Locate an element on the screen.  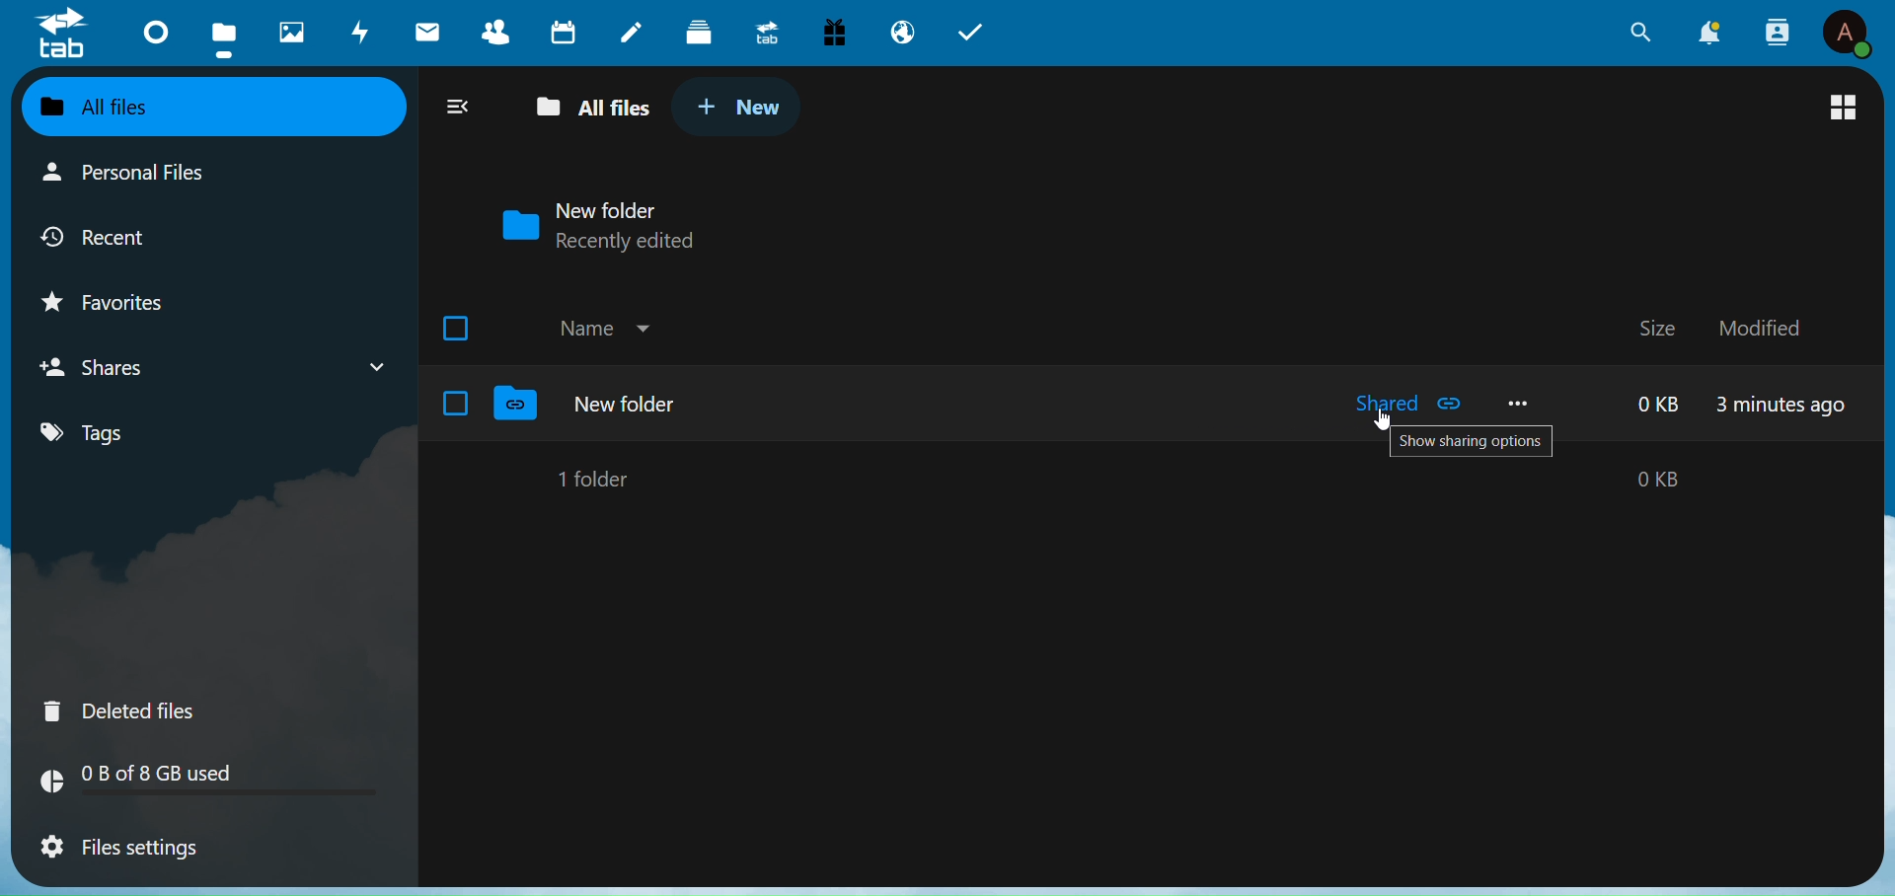
Shared is located at coordinates (1367, 404).